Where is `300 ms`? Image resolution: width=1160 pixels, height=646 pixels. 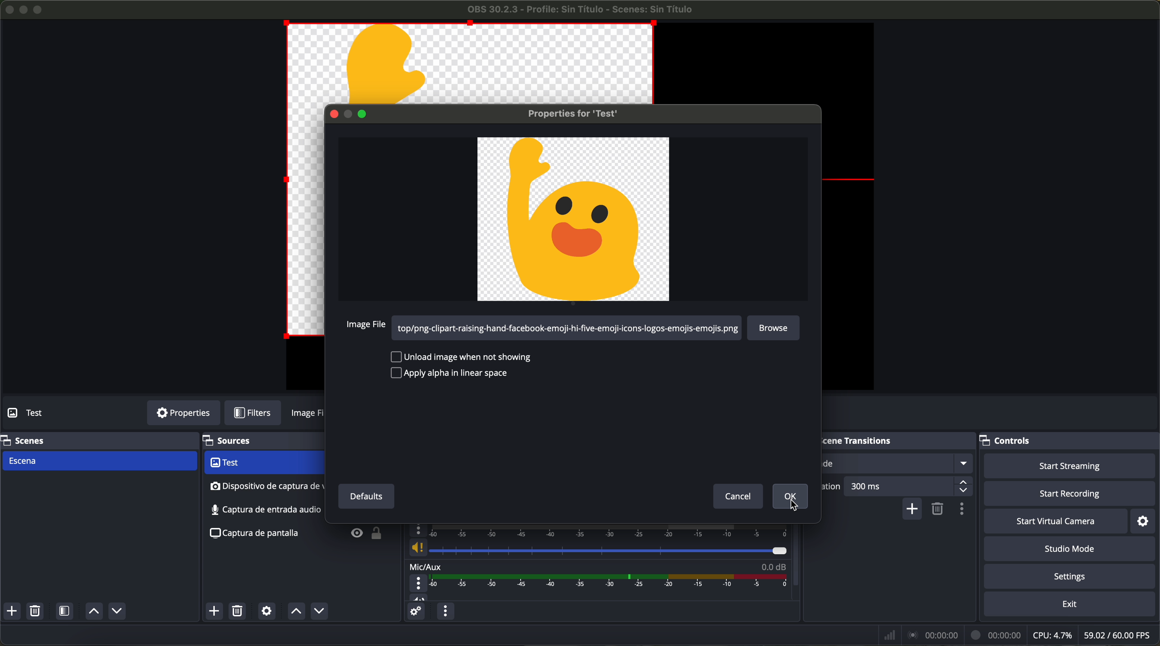 300 ms is located at coordinates (909, 486).